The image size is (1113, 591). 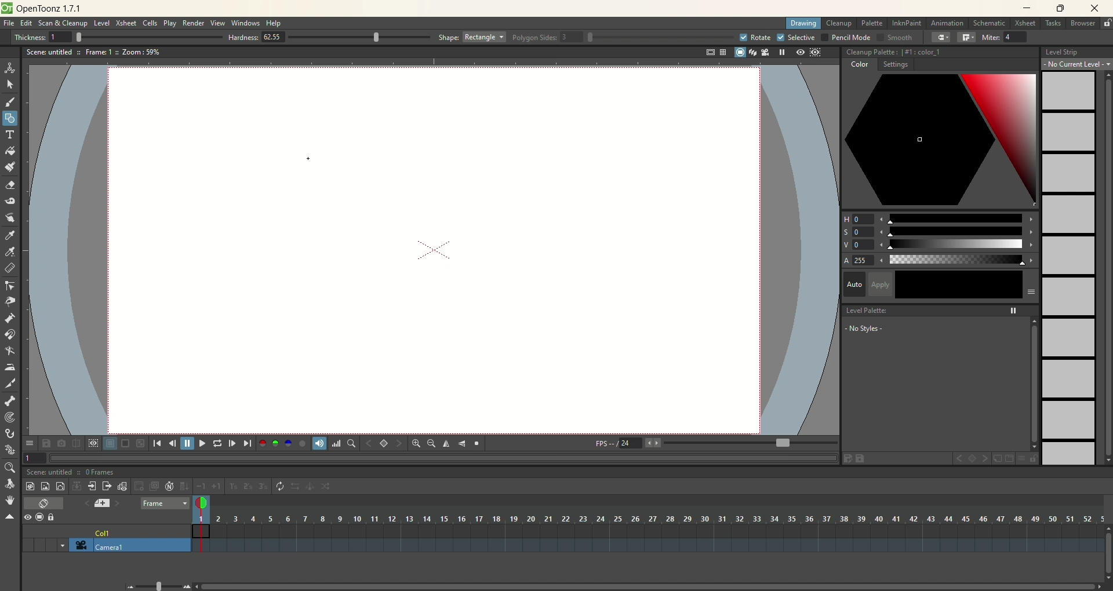 What do you see at coordinates (311, 487) in the screenshot?
I see `` at bounding box center [311, 487].